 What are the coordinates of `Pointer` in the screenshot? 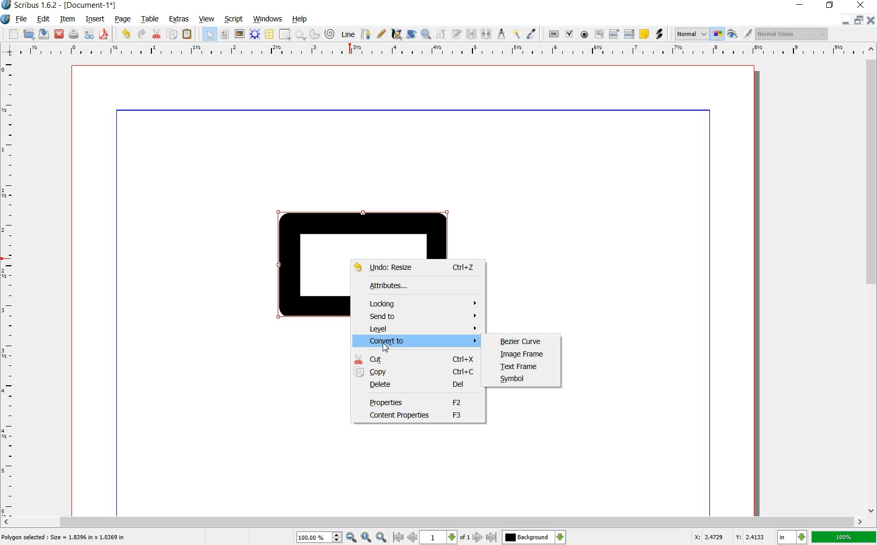 It's located at (389, 347).